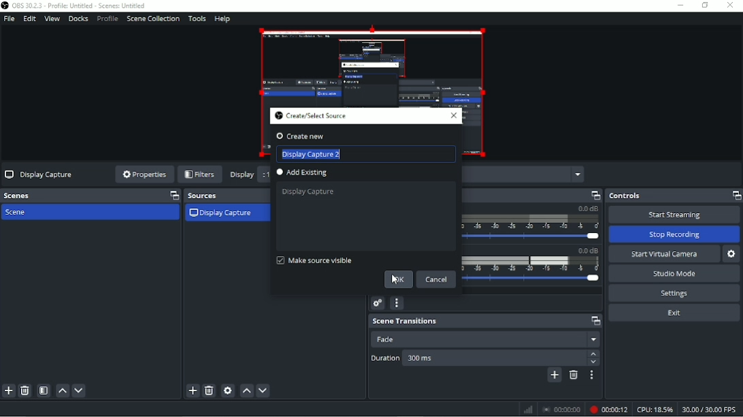 Image resolution: width=743 pixels, height=417 pixels. Describe the element at coordinates (10, 19) in the screenshot. I see `File` at that location.